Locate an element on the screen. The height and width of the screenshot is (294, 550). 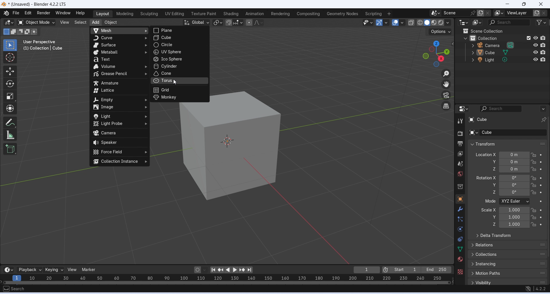
Window is located at coordinates (63, 13).